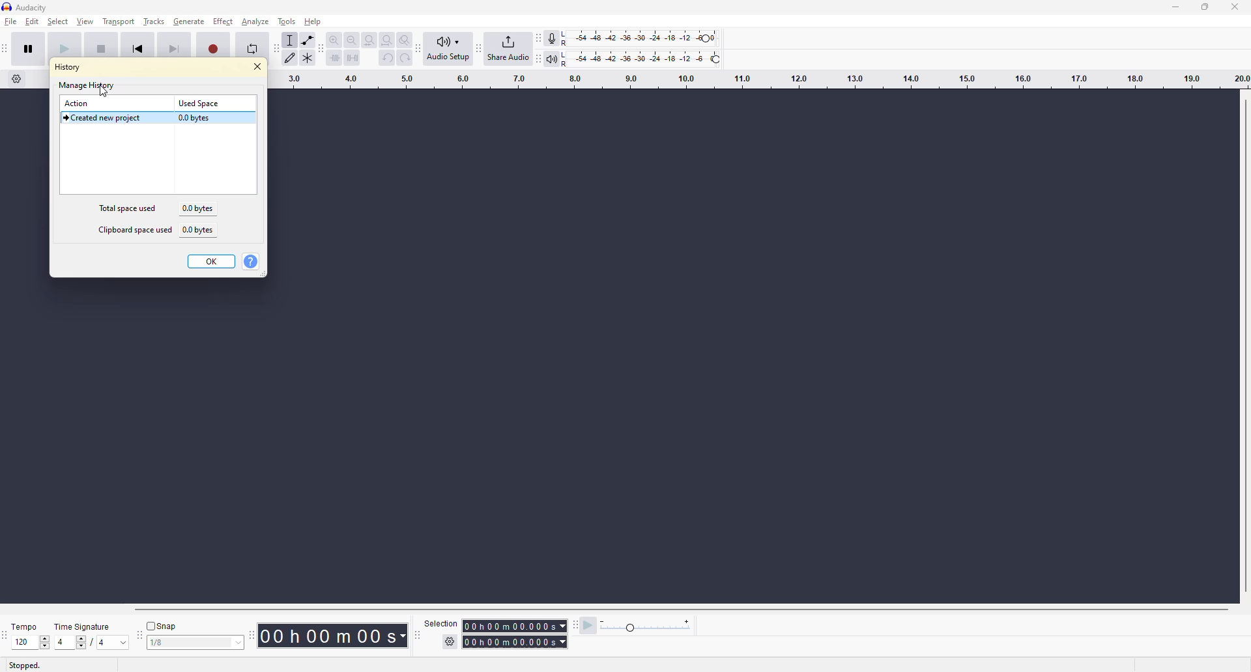 This screenshot has width=1251, height=672. Describe the element at coordinates (311, 59) in the screenshot. I see `multi tool` at that location.